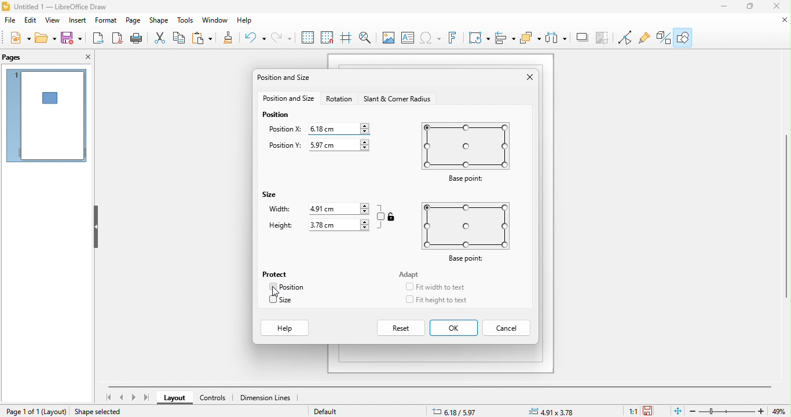  Describe the element at coordinates (605, 38) in the screenshot. I see `toggle point edit mode` at that location.